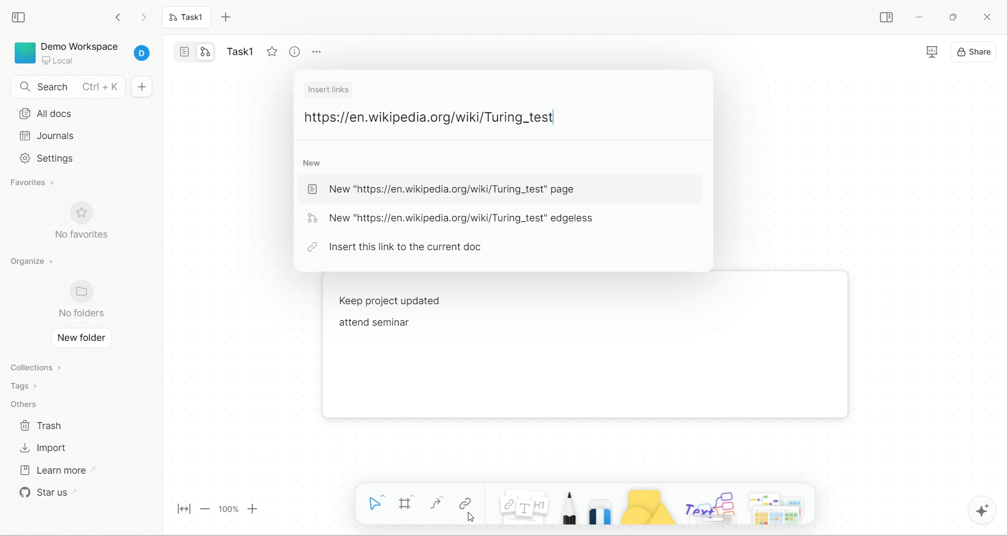 Image resolution: width=1007 pixels, height=536 pixels. Describe the element at coordinates (185, 51) in the screenshot. I see `page mode` at that location.